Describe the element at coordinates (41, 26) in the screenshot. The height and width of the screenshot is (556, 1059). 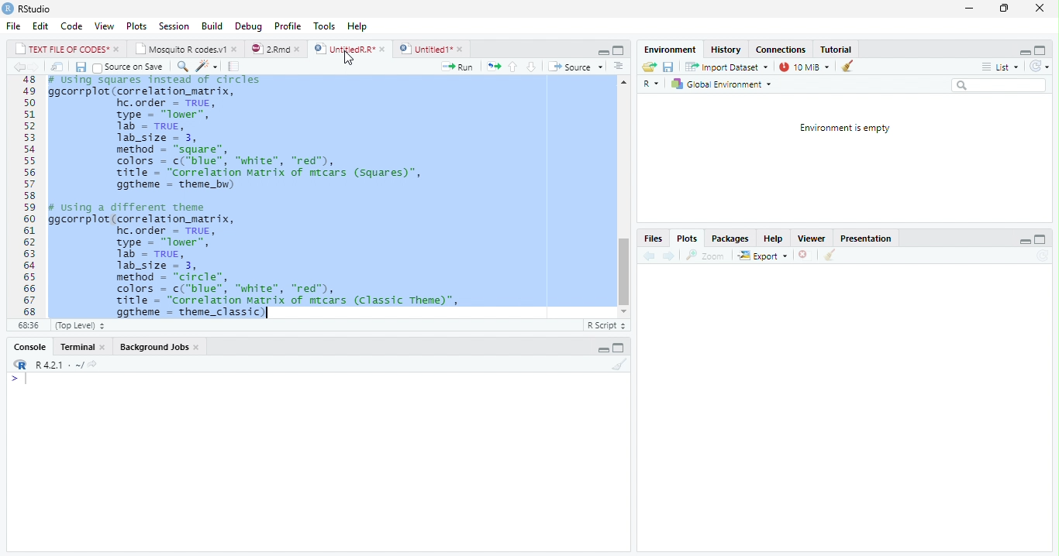
I see `Edit` at that location.